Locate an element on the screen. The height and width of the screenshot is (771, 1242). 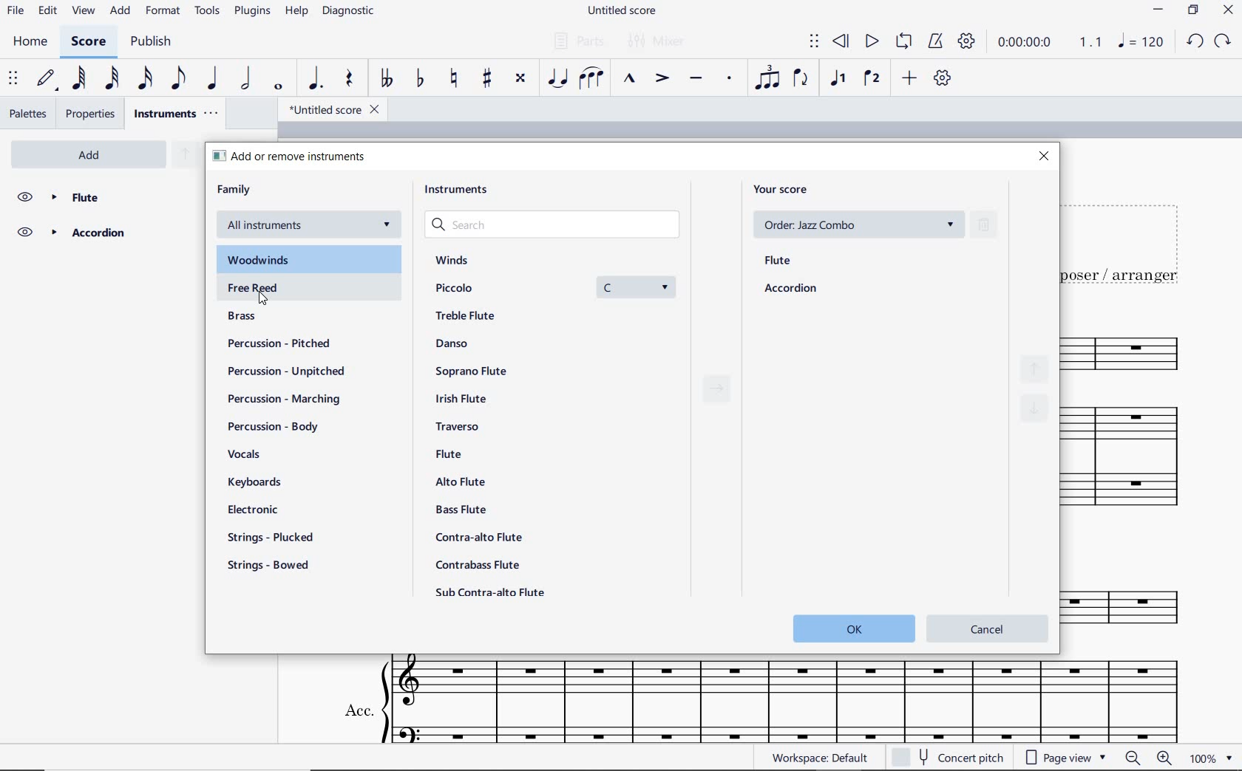
piccolo is located at coordinates (465, 287).